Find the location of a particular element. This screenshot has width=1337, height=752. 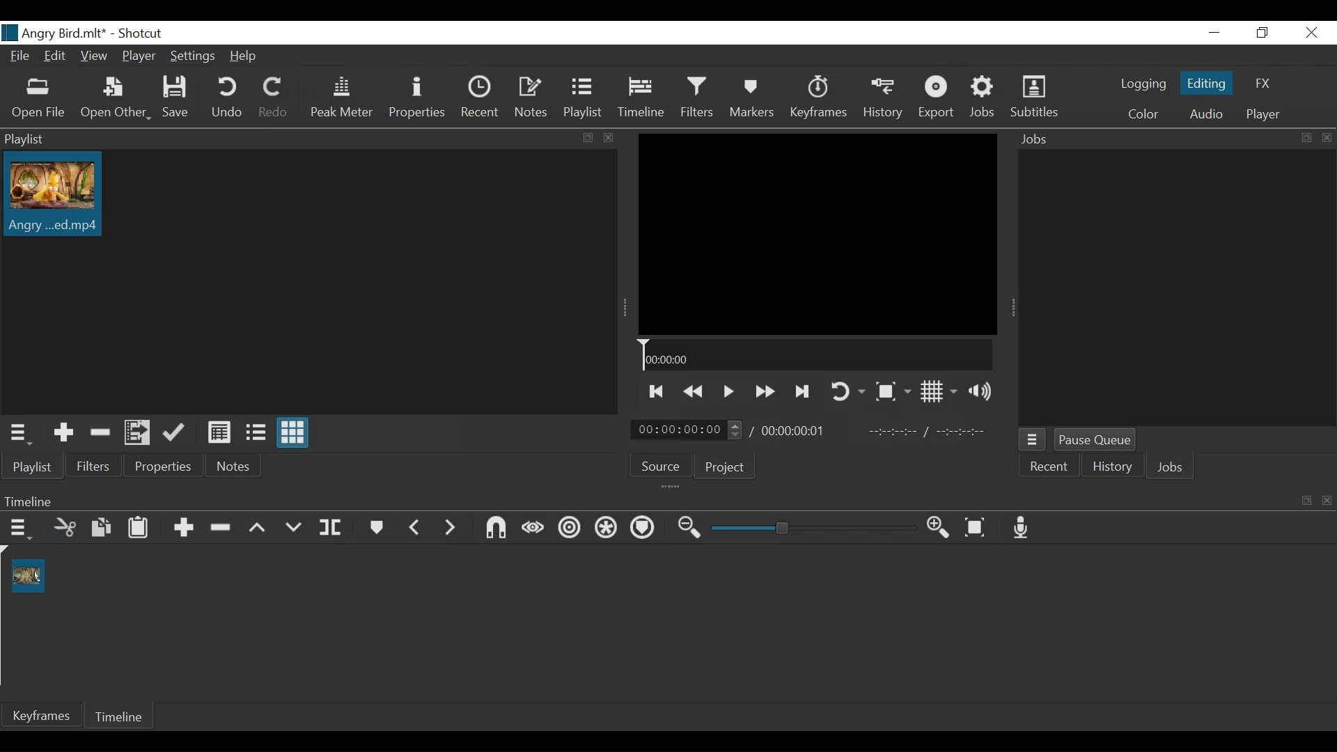

Color is located at coordinates (1143, 114).